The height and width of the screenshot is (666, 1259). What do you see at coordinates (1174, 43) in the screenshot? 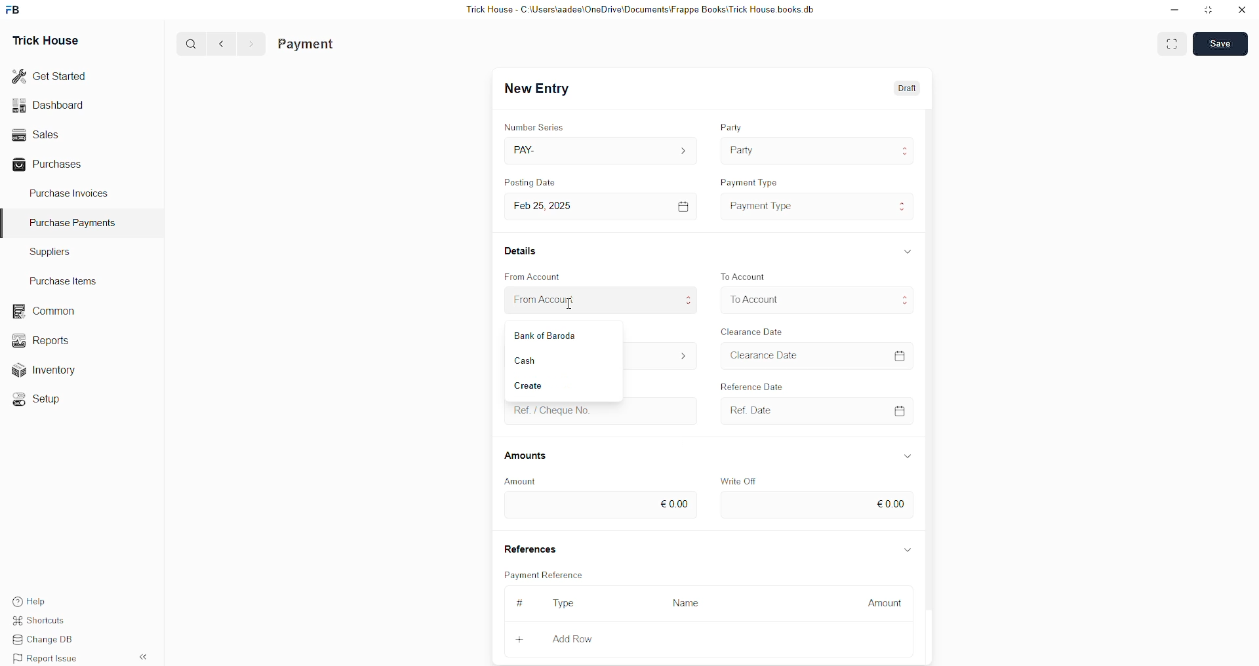
I see `EXPAND` at bounding box center [1174, 43].